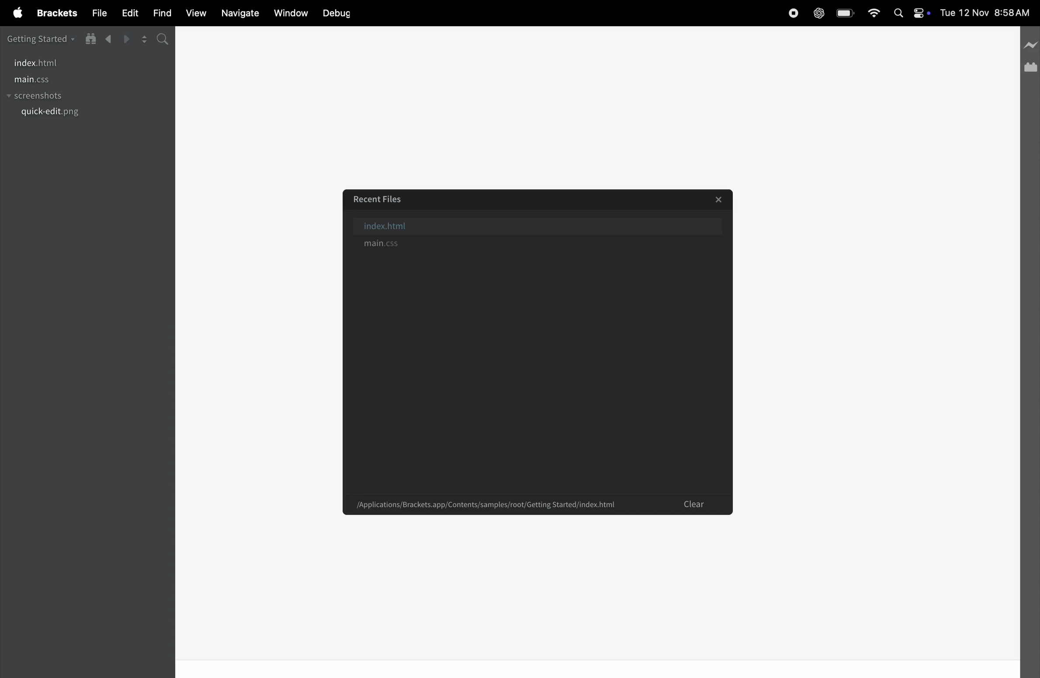  What do you see at coordinates (193, 12) in the screenshot?
I see `view` at bounding box center [193, 12].